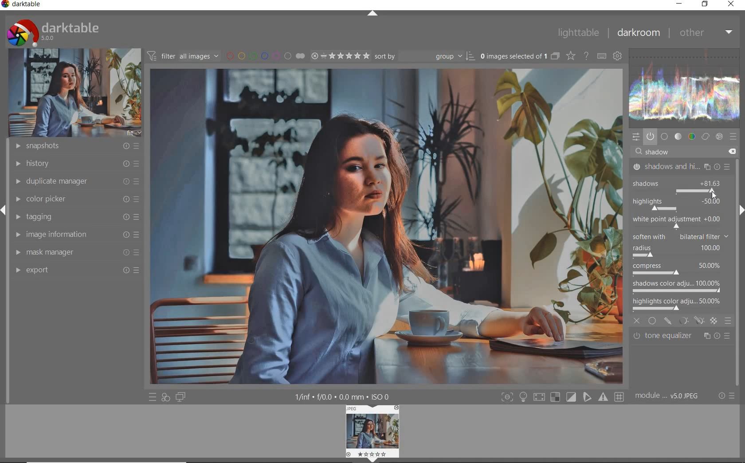 This screenshot has width=745, height=463. I want to click on editor, so click(646, 152).